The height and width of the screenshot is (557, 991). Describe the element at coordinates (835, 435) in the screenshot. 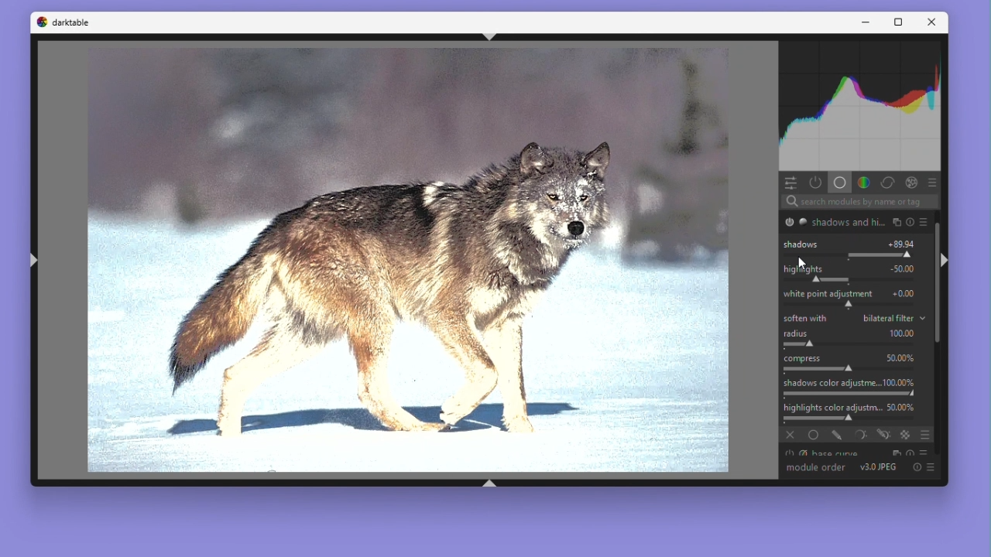

I see `drawn mask` at that location.